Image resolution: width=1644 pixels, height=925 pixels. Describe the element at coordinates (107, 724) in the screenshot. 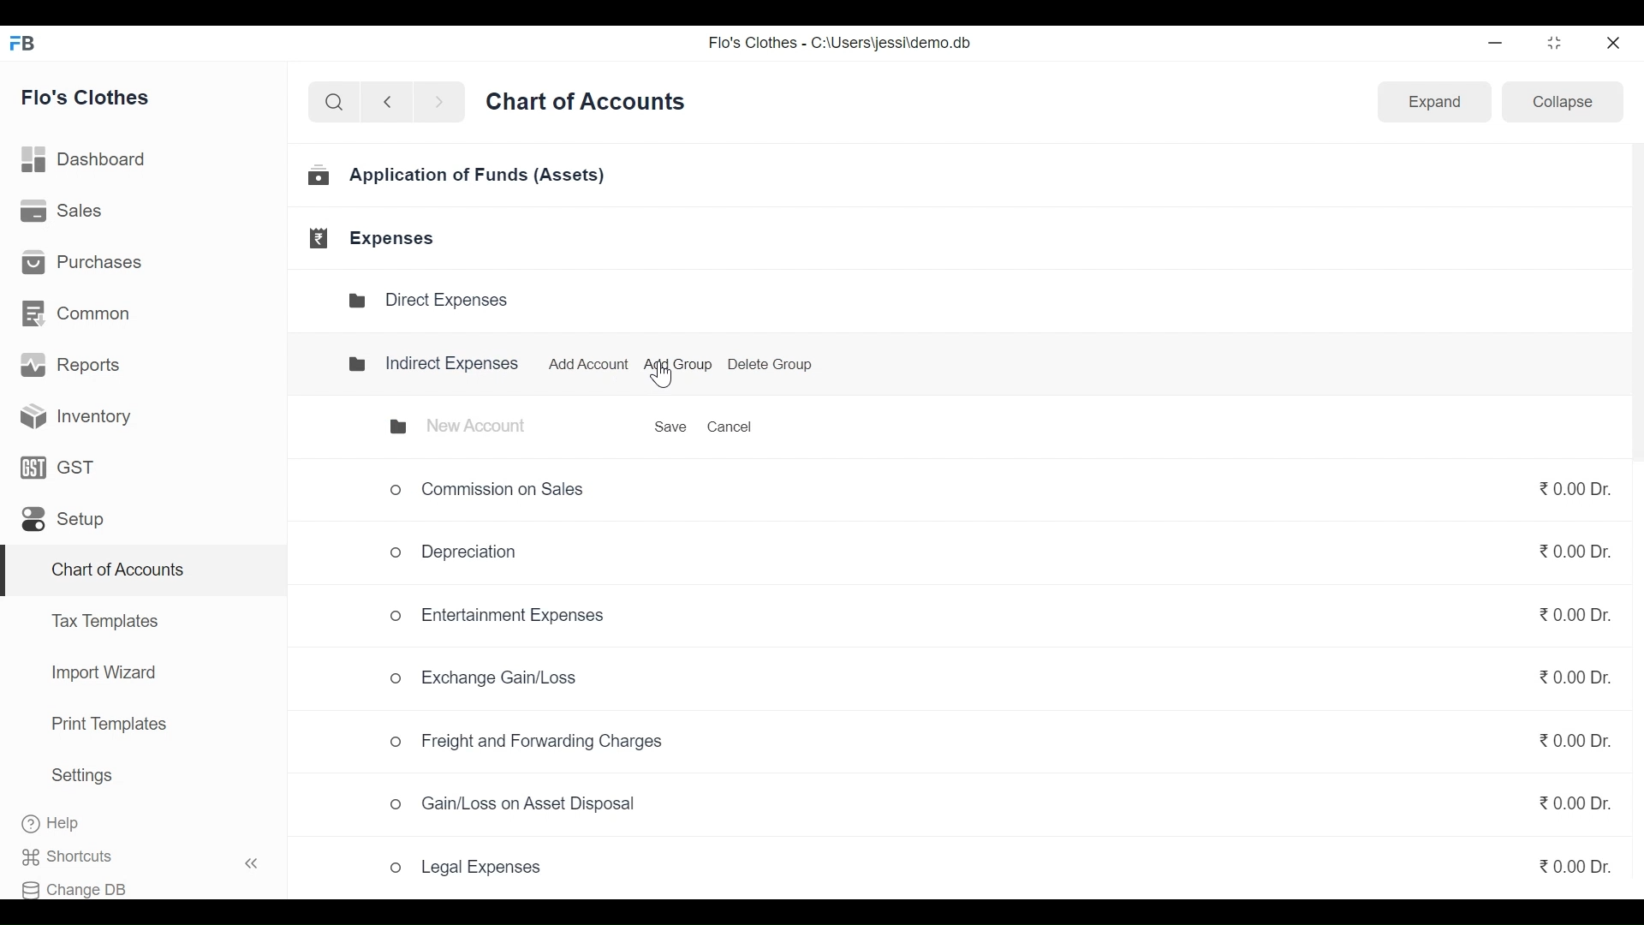

I see `Print Templates` at that location.